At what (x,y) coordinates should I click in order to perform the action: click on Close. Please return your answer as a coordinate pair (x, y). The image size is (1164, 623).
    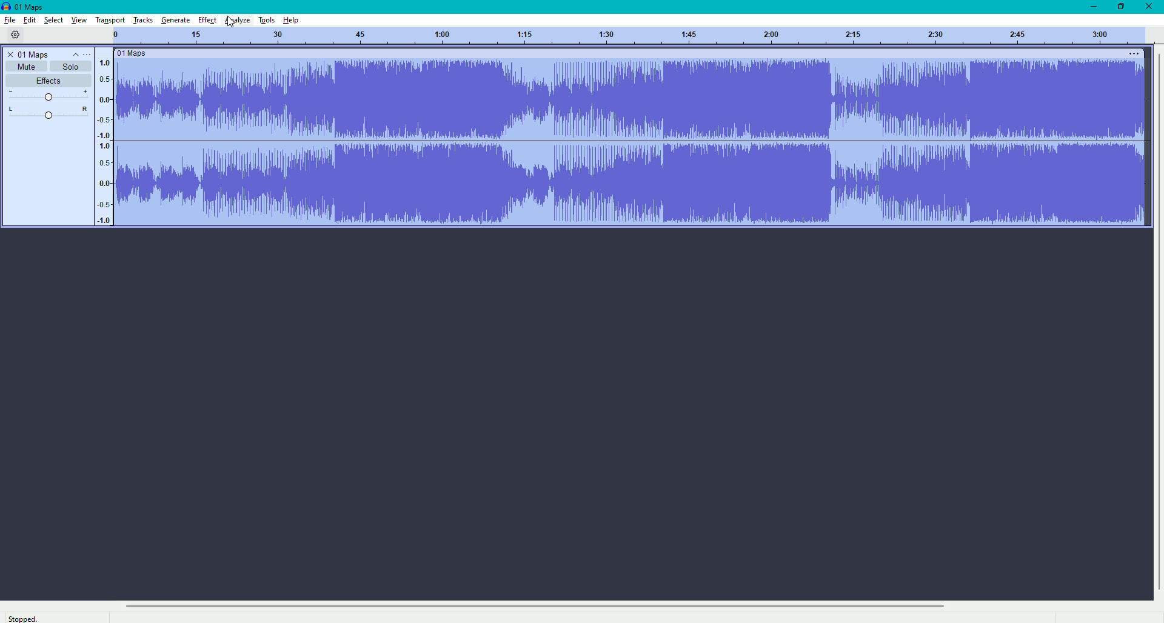
    Looking at the image, I should click on (1150, 7).